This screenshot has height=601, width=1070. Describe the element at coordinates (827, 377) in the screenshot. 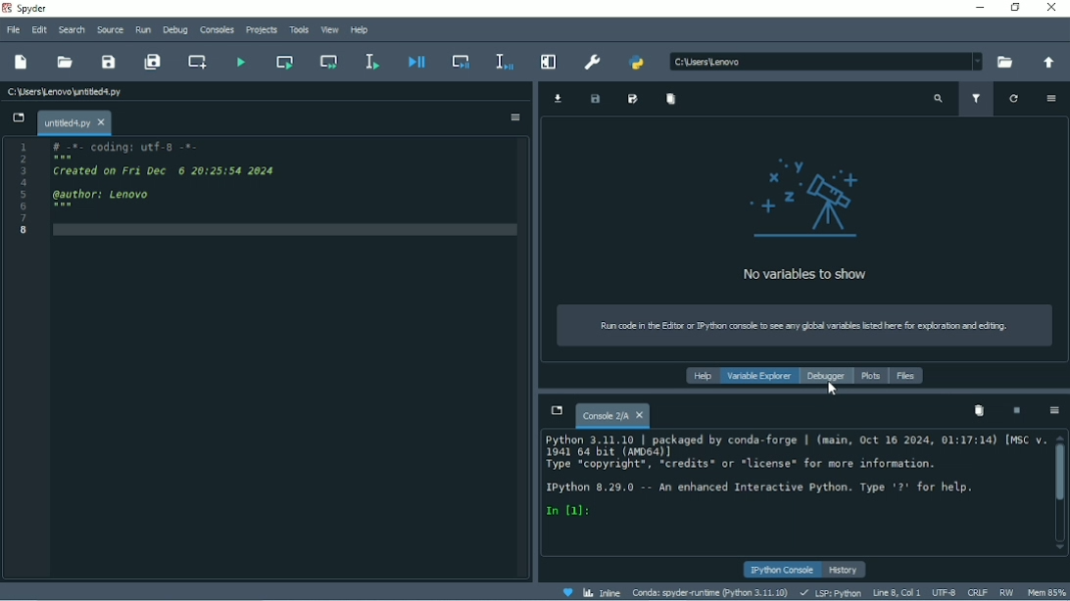

I see `Debugger` at that location.